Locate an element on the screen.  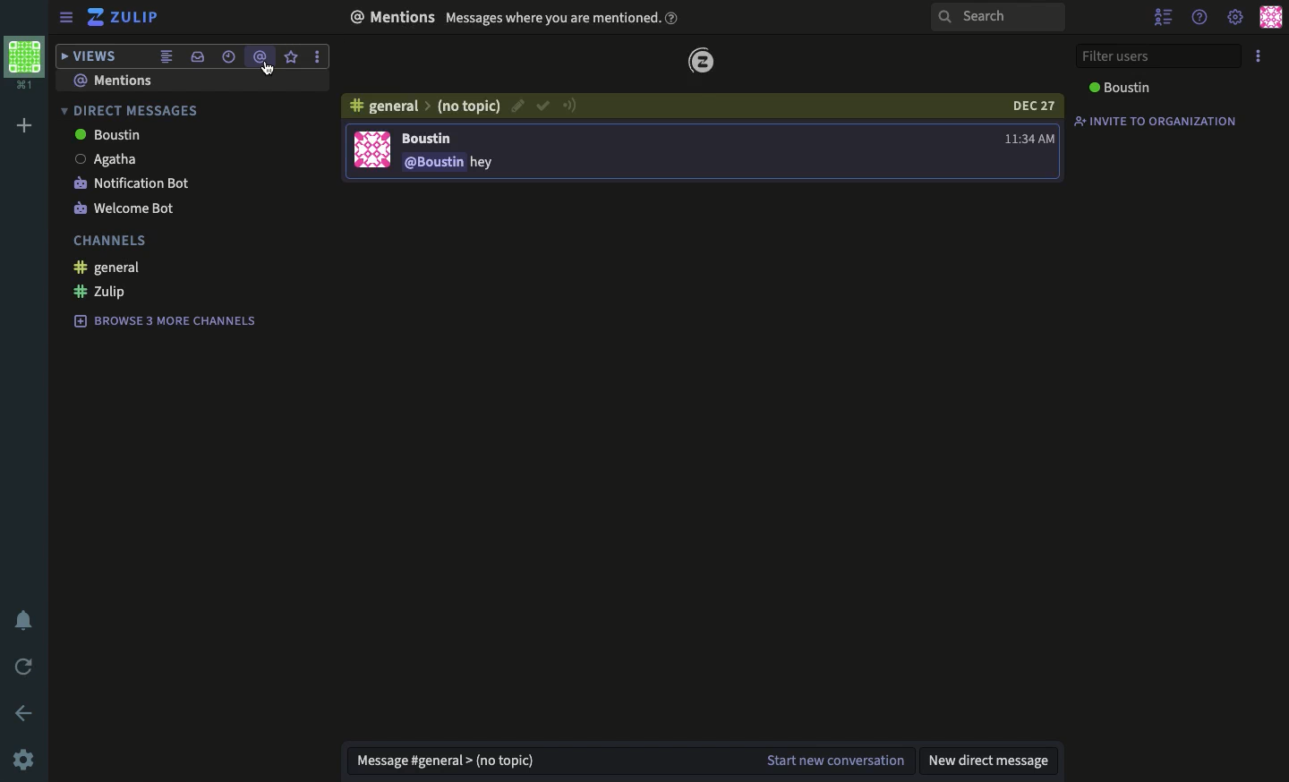
notification bot is located at coordinates (132, 183).